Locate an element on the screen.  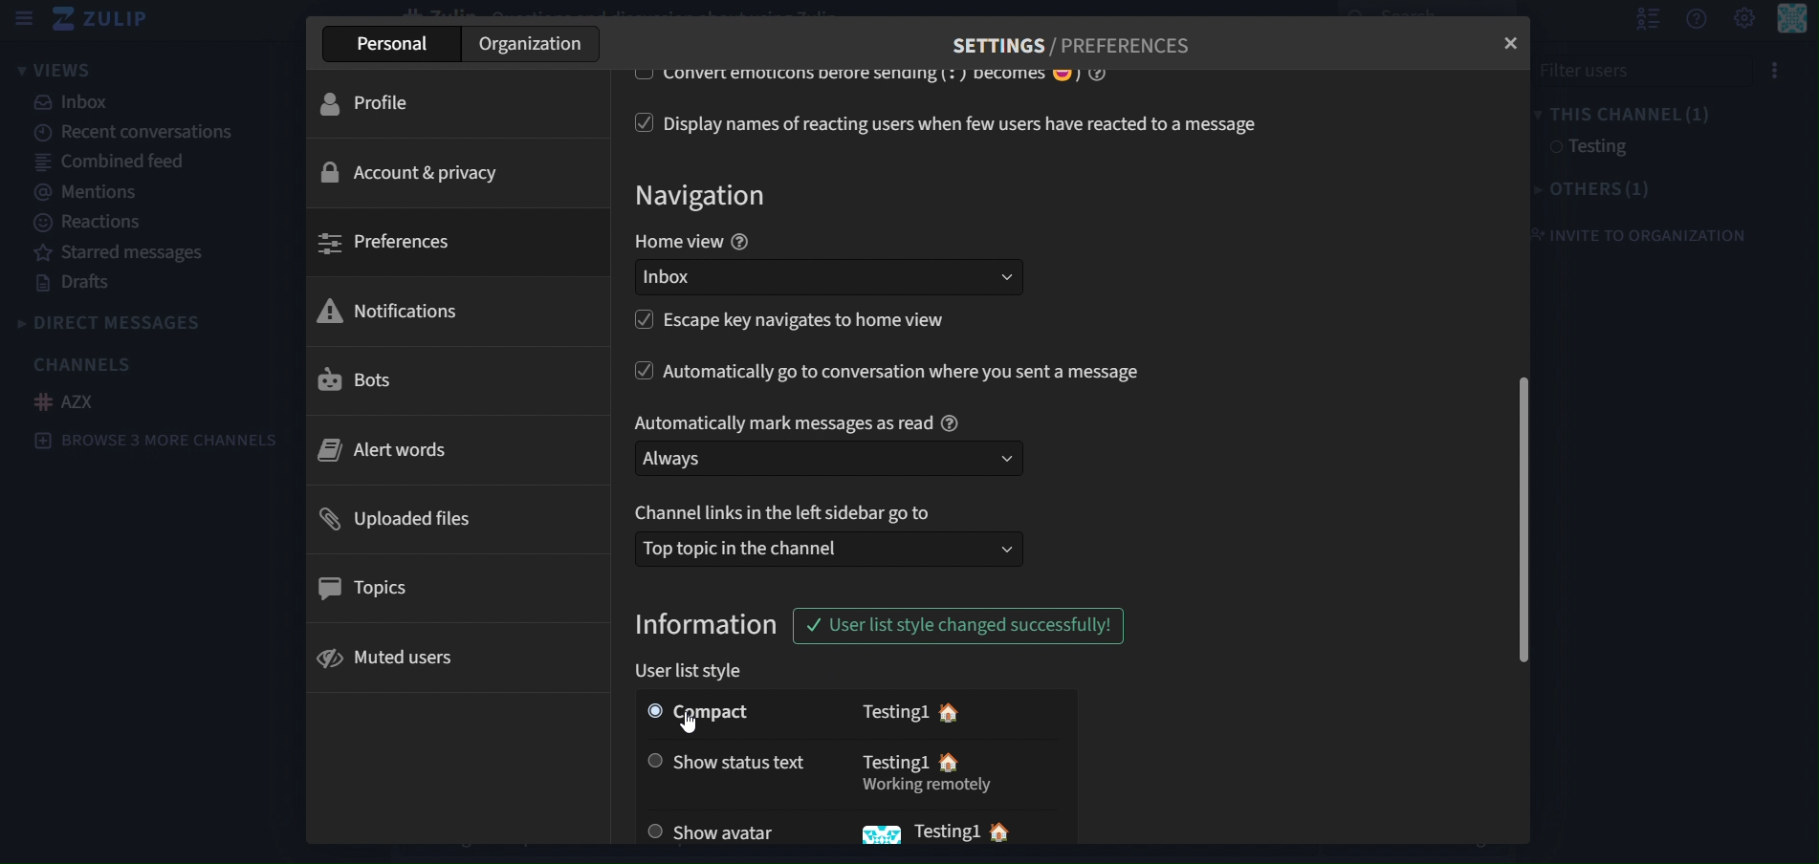
check box is located at coordinates (636, 373).